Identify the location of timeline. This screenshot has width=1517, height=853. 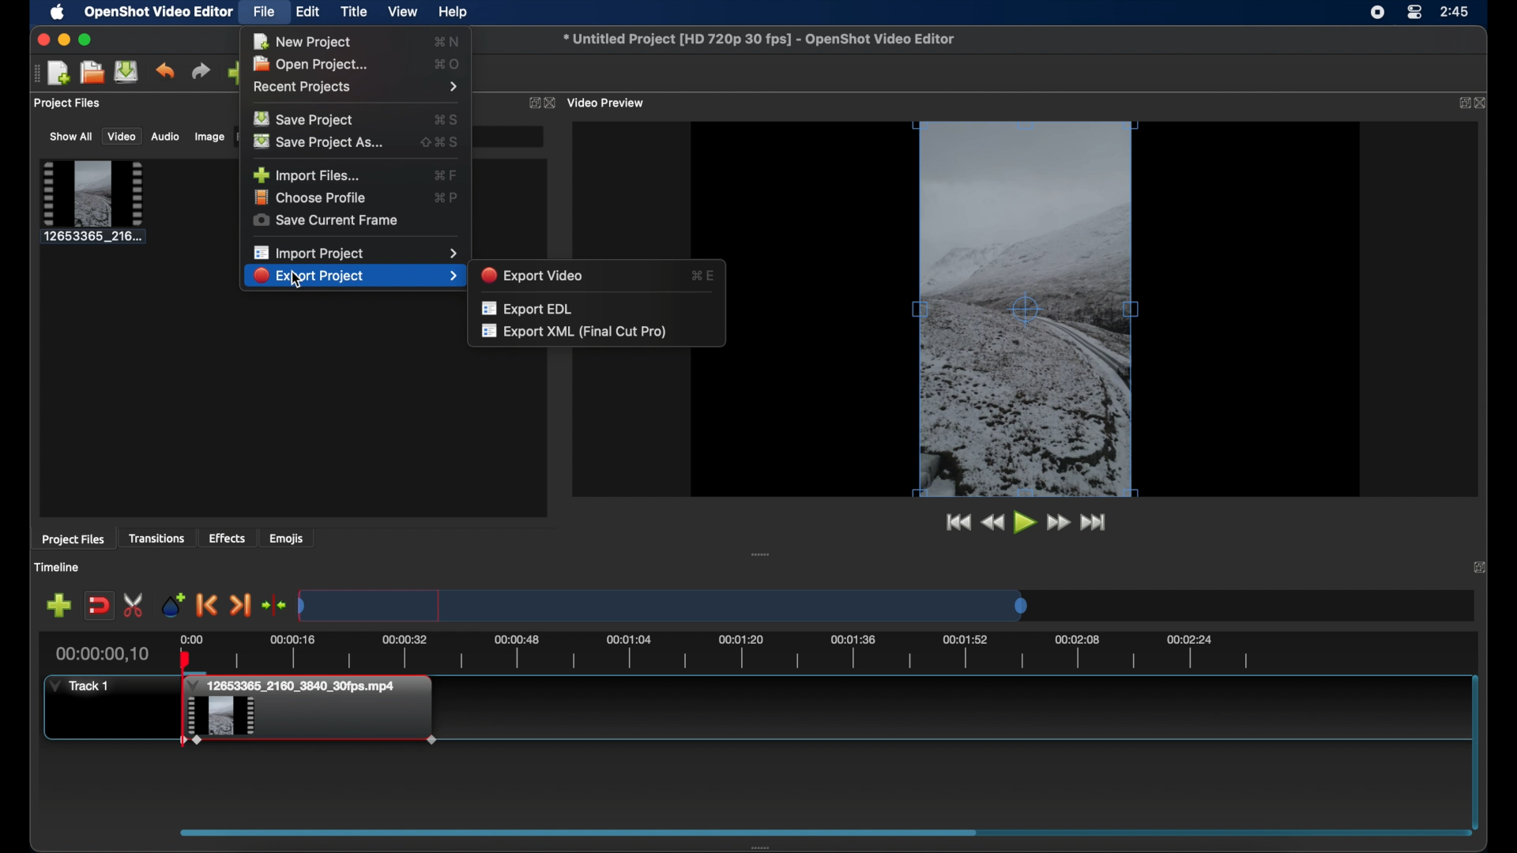
(60, 567).